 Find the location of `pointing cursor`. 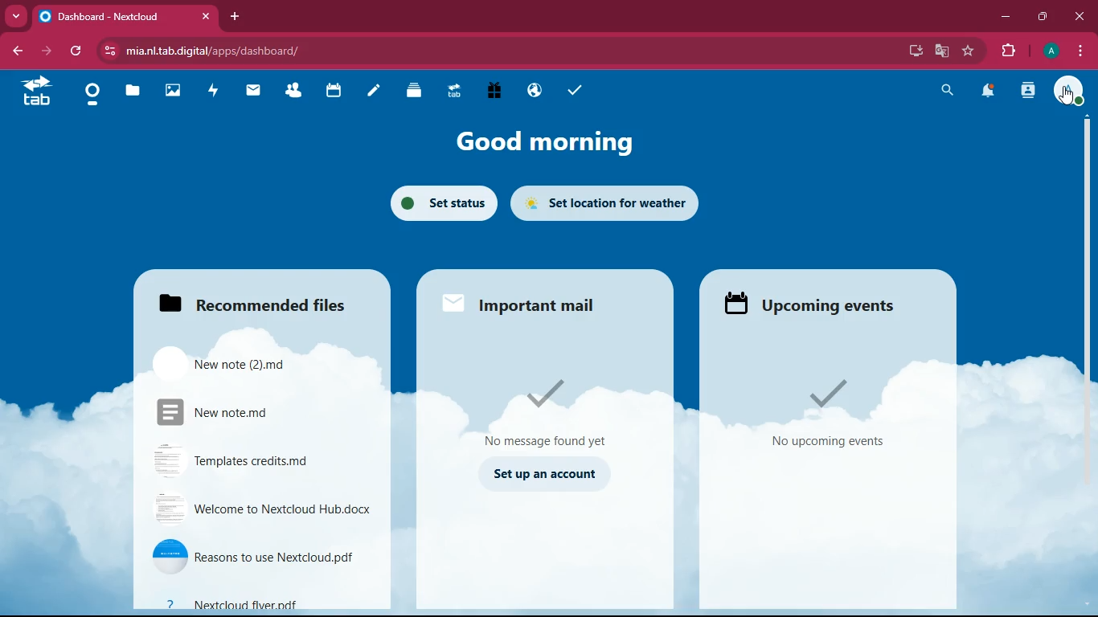

pointing cursor is located at coordinates (1067, 95).